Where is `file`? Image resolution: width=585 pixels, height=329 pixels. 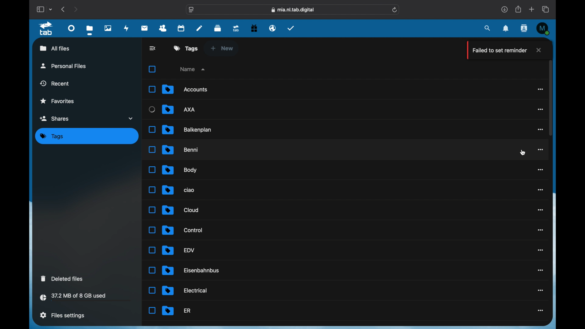 file is located at coordinates (180, 210).